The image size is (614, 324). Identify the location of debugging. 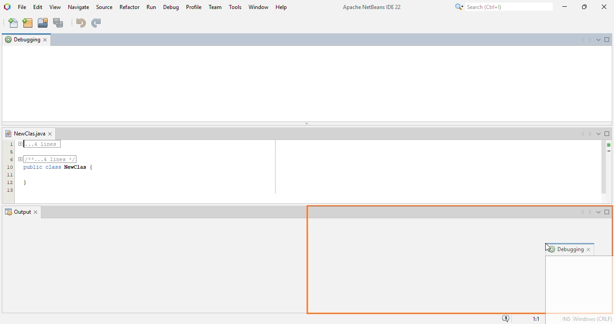
(22, 39).